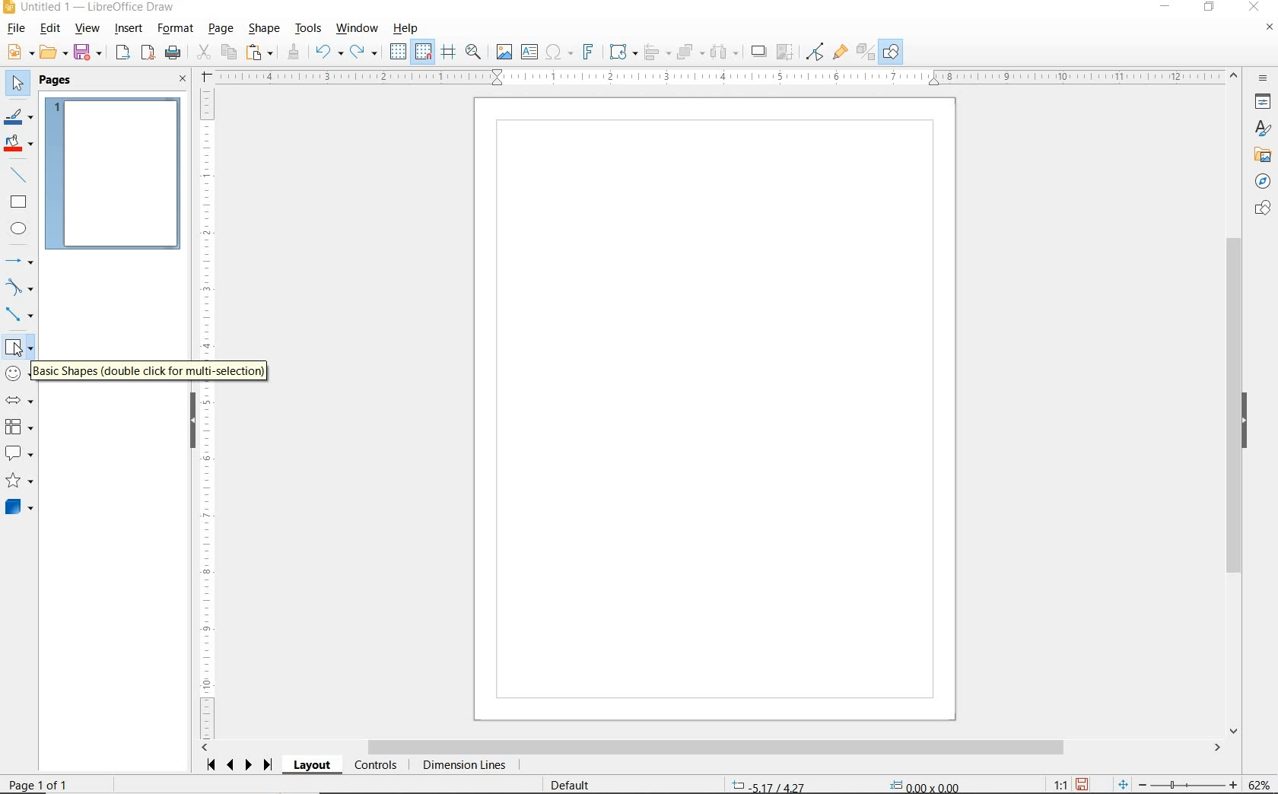  What do you see at coordinates (463, 766) in the screenshot?
I see `DIMENSION LINES` at bounding box center [463, 766].